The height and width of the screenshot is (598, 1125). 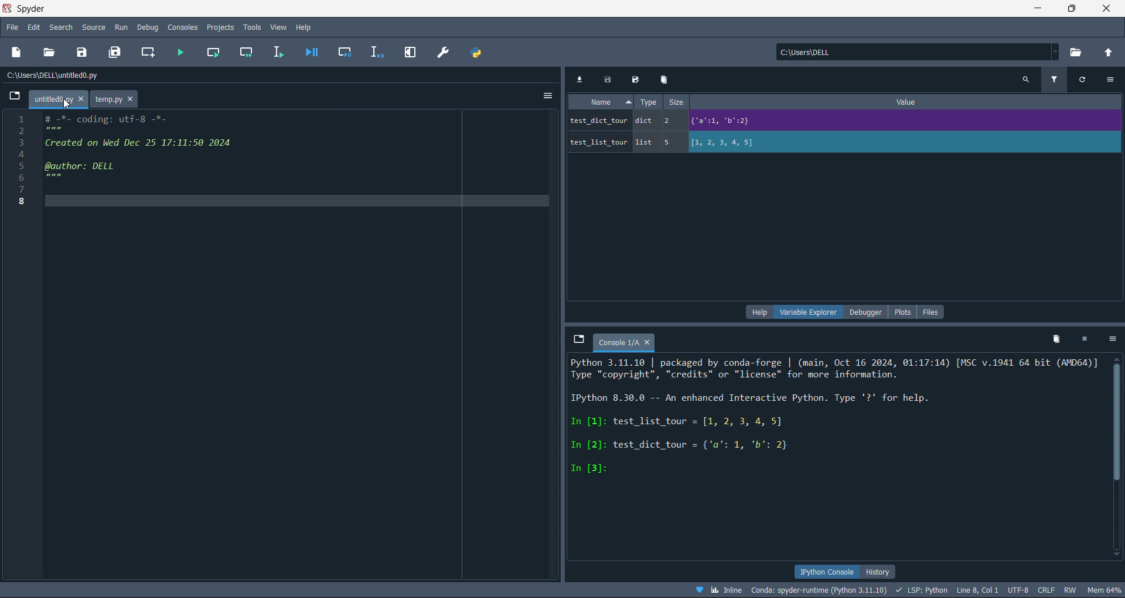 What do you see at coordinates (680, 145) in the screenshot?
I see `test list tour list 5 |[1,2,3, 4, 5)` at bounding box center [680, 145].